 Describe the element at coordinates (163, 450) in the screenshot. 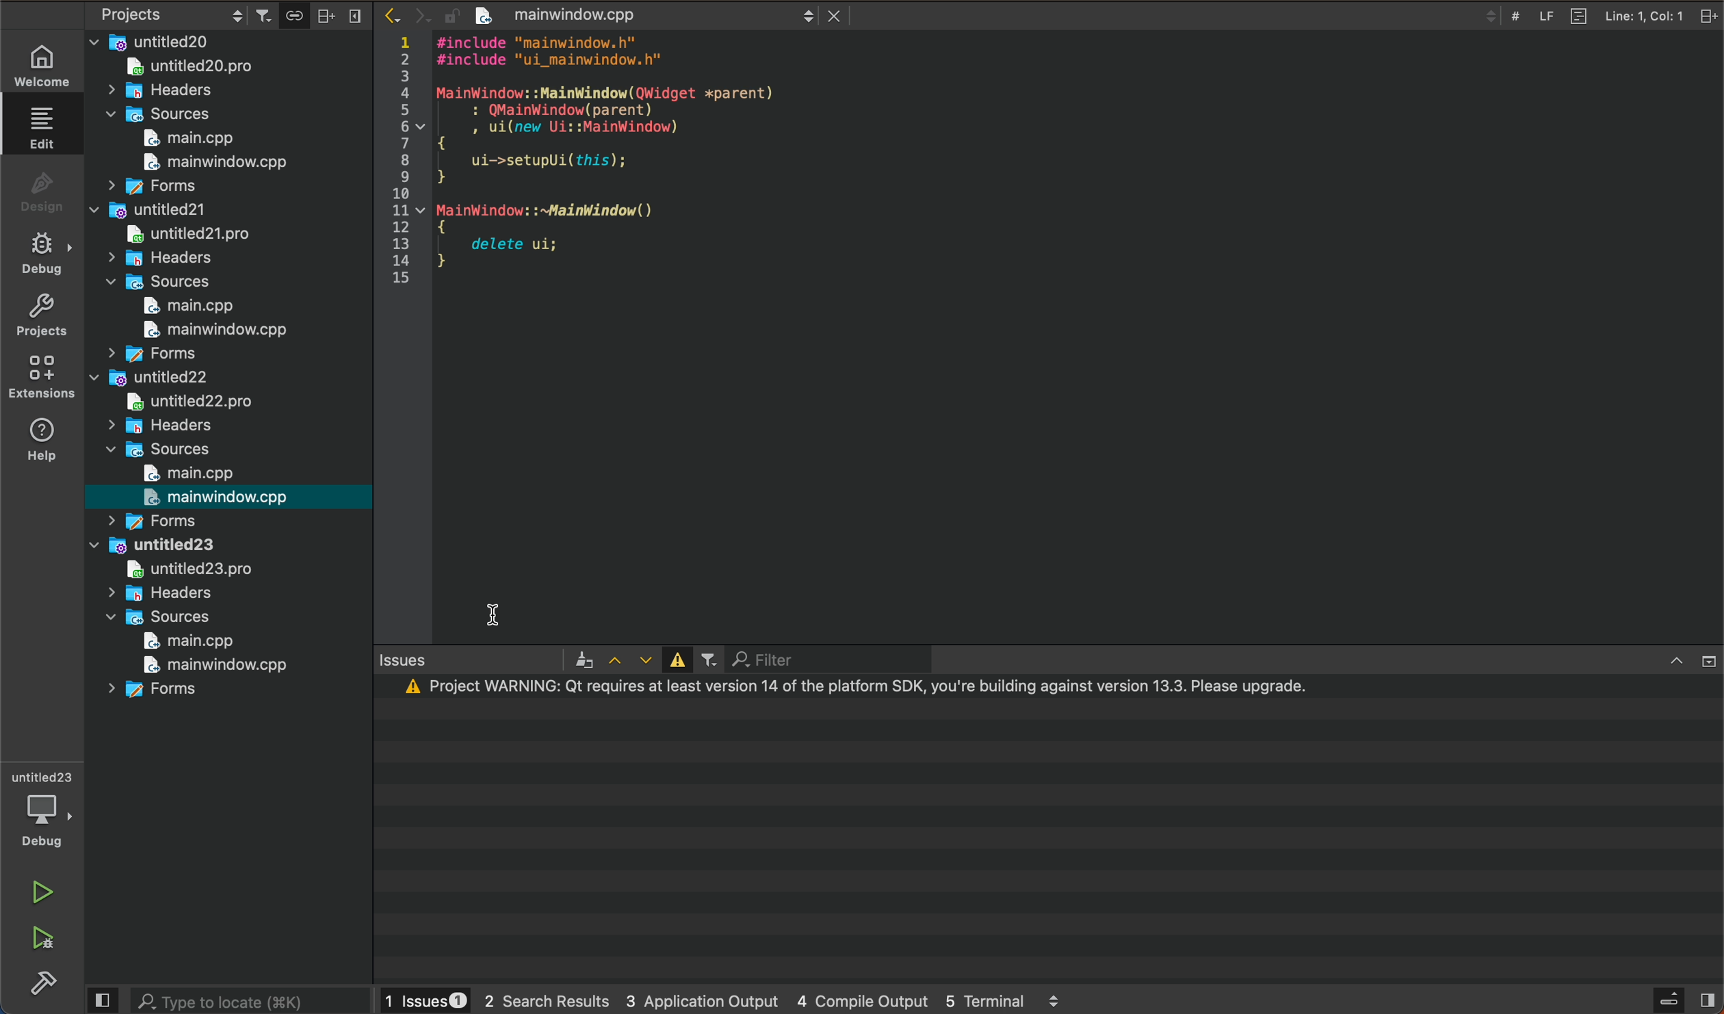

I see `sources` at that location.